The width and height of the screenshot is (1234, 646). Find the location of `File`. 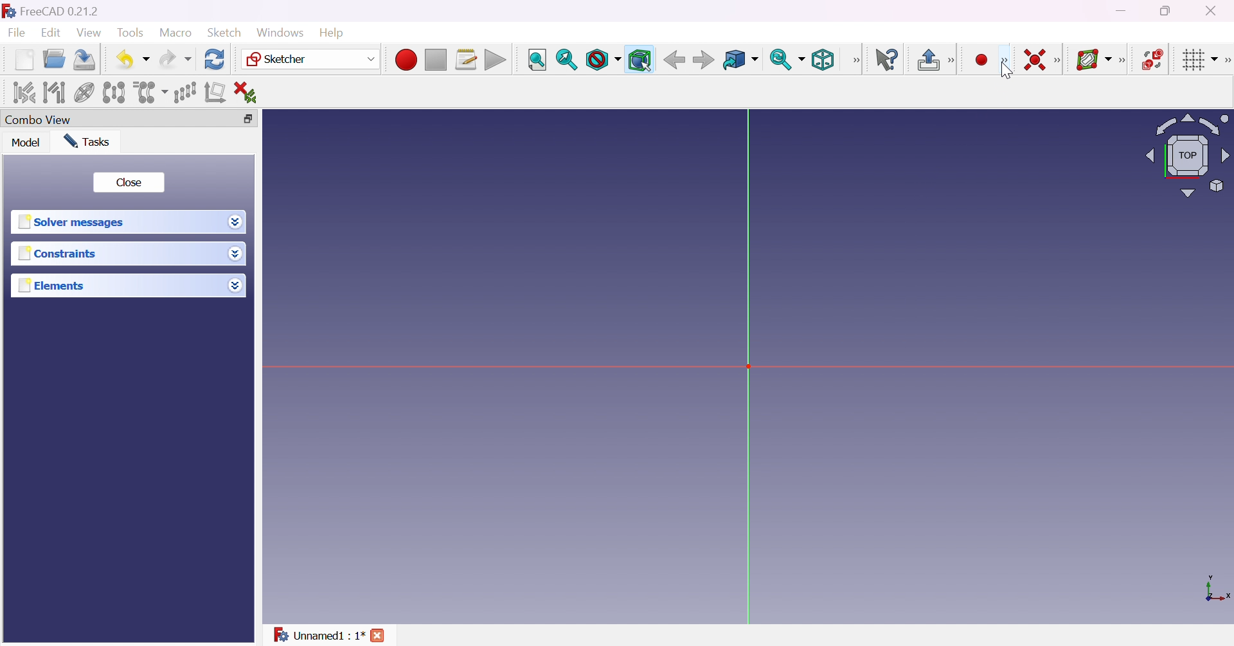

File is located at coordinates (18, 34).